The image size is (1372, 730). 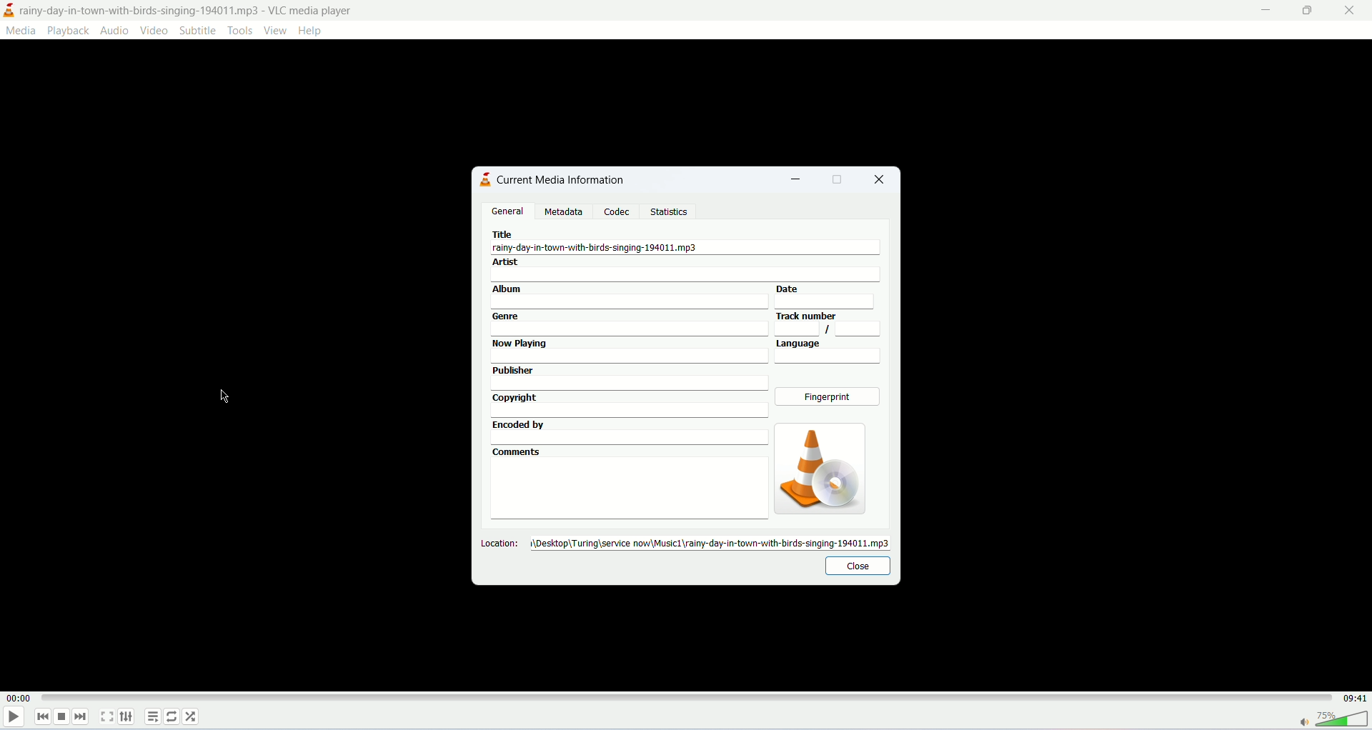 I want to click on extended settings, so click(x=126, y=716).